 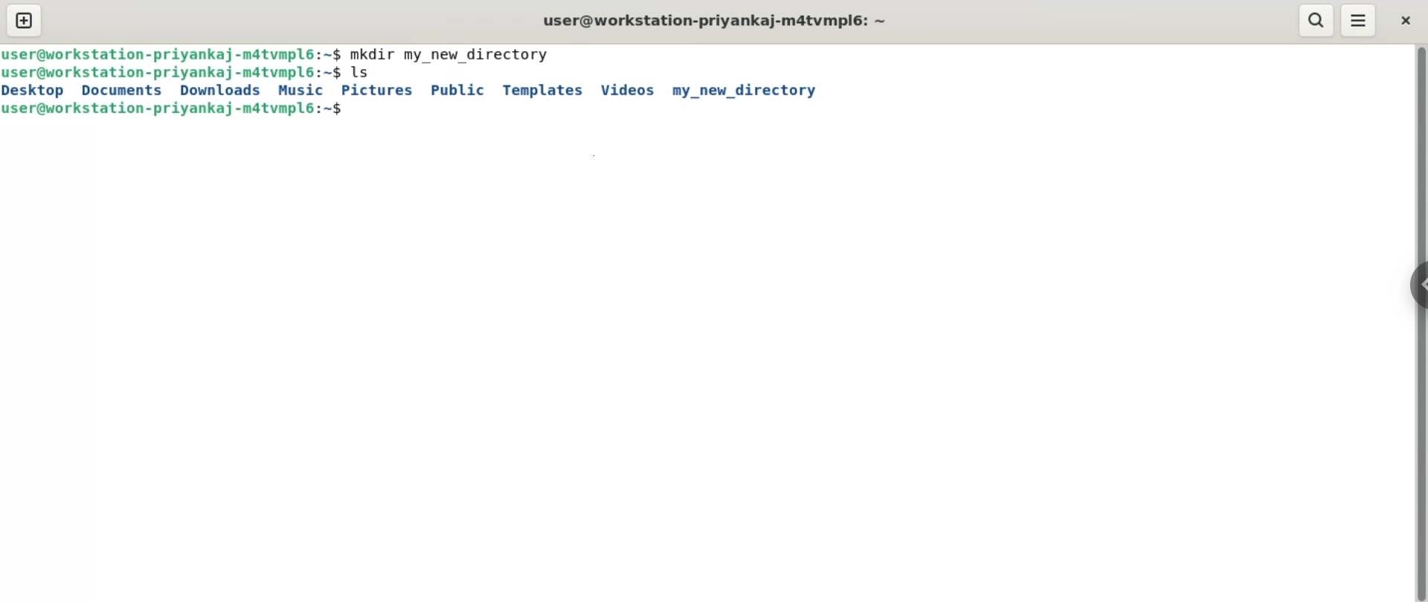 I want to click on vertical scroll bar, so click(x=1419, y=323).